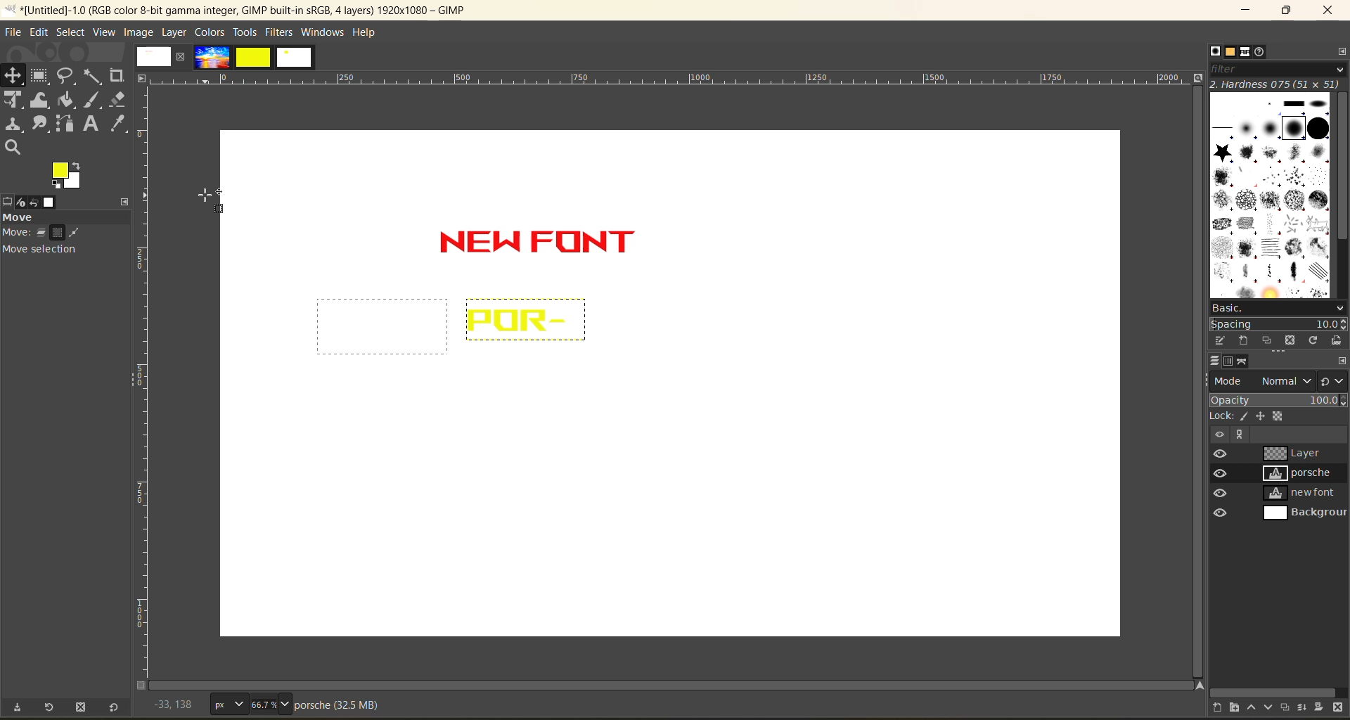 The image size is (1350, 720). I want to click on select, so click(70, 34).